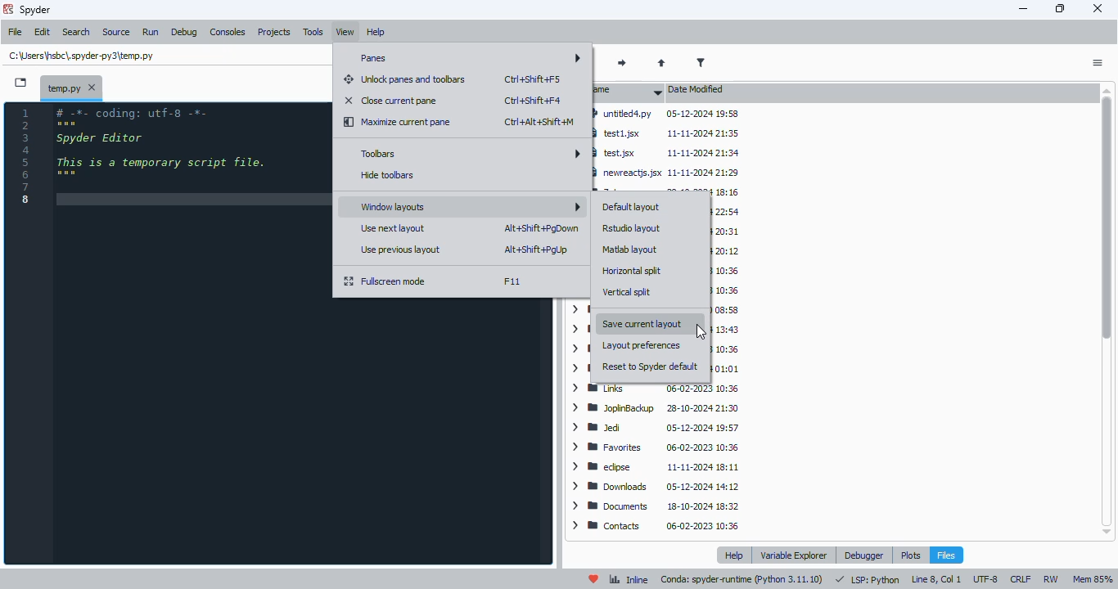 The height and width of the screenshot is (589, 1118). What do you see at coordinates (151, 33) in the screenshot?
I see `run` at bounding box center [151, 33].